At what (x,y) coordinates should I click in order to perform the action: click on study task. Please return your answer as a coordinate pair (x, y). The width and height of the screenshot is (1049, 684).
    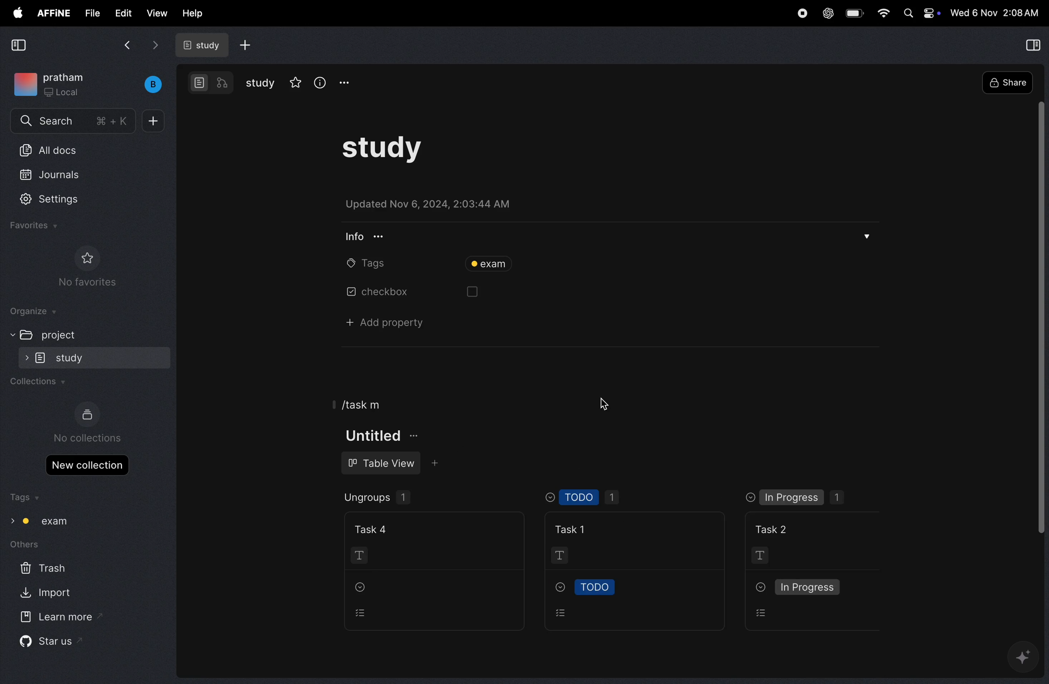
    Looking at the image, I should click on (396, 149).